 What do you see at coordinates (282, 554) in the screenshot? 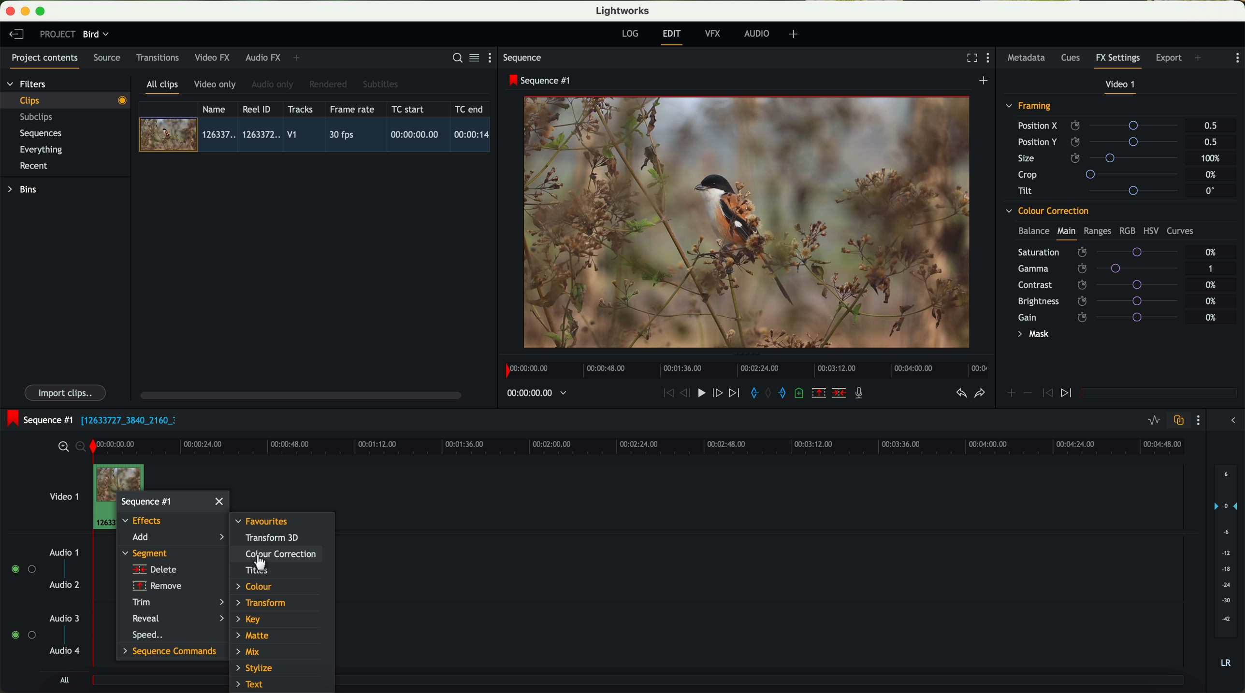
I see `click on colour correction` at bounding box center [282, 554].